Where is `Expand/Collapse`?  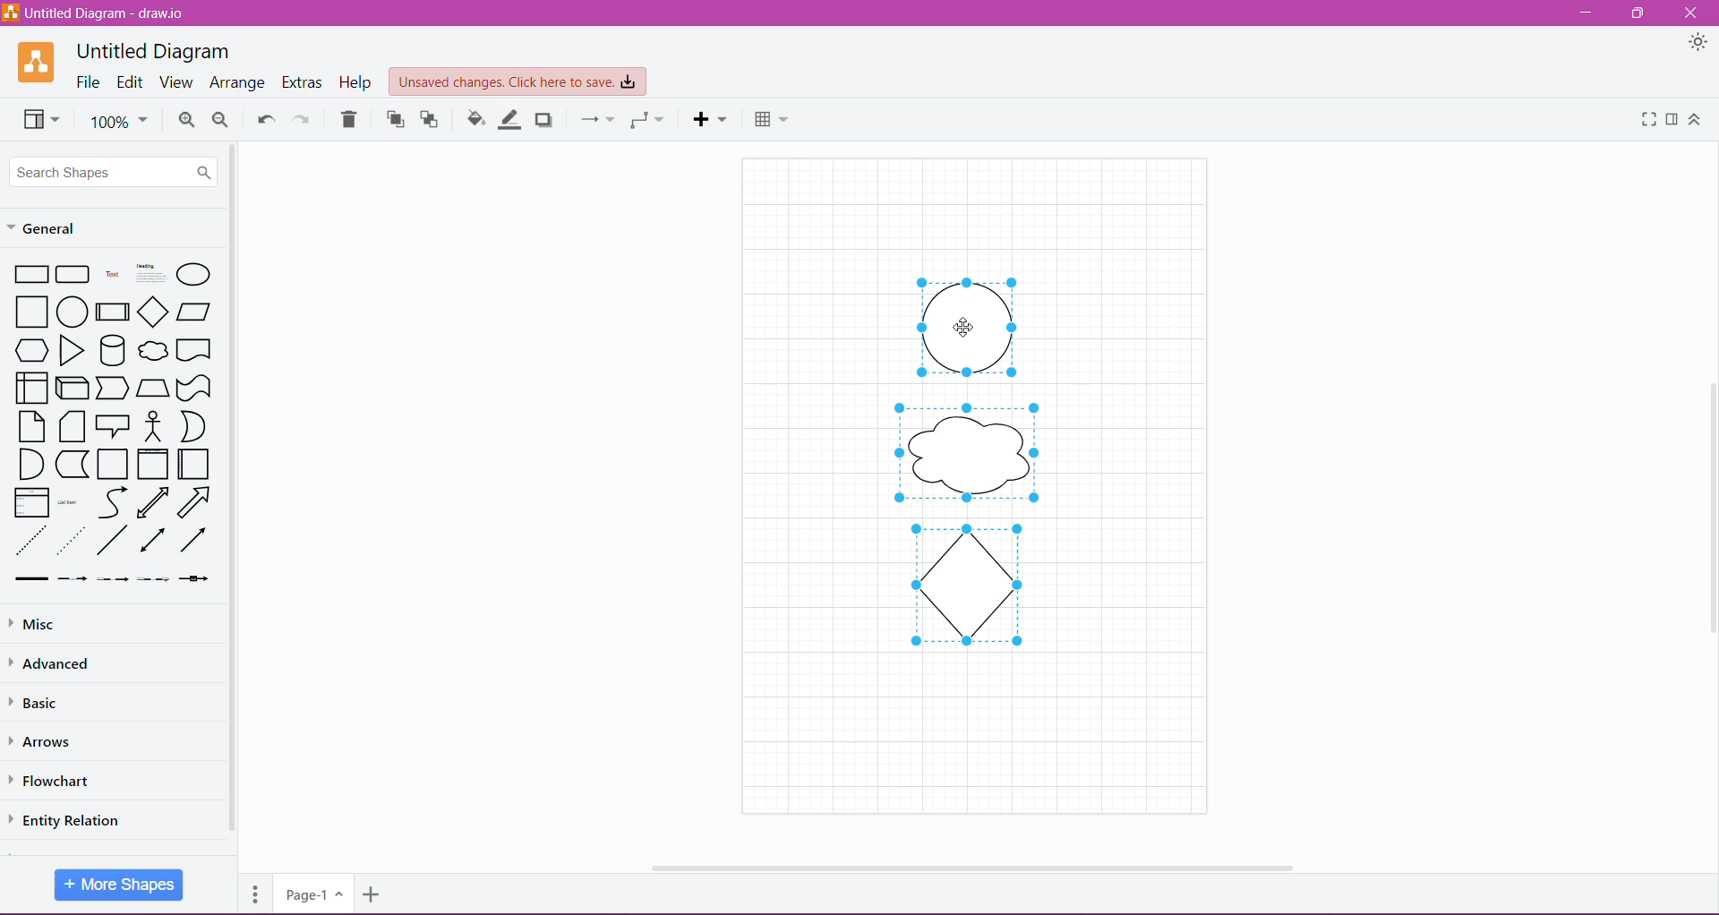
Expand/Collapse is located at coordinates (1695, 120).